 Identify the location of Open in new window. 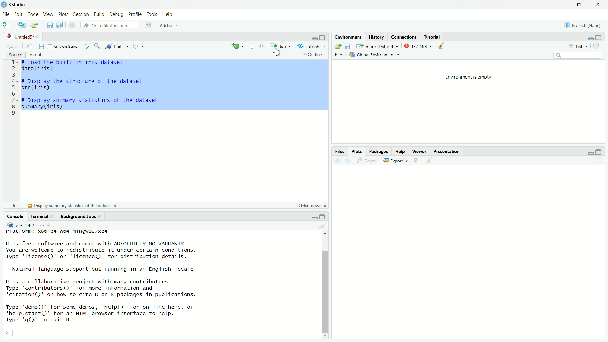
(29, 46).